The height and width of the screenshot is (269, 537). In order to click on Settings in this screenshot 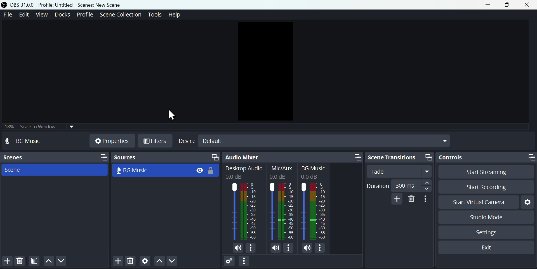, I will do `click(230, 262)`.